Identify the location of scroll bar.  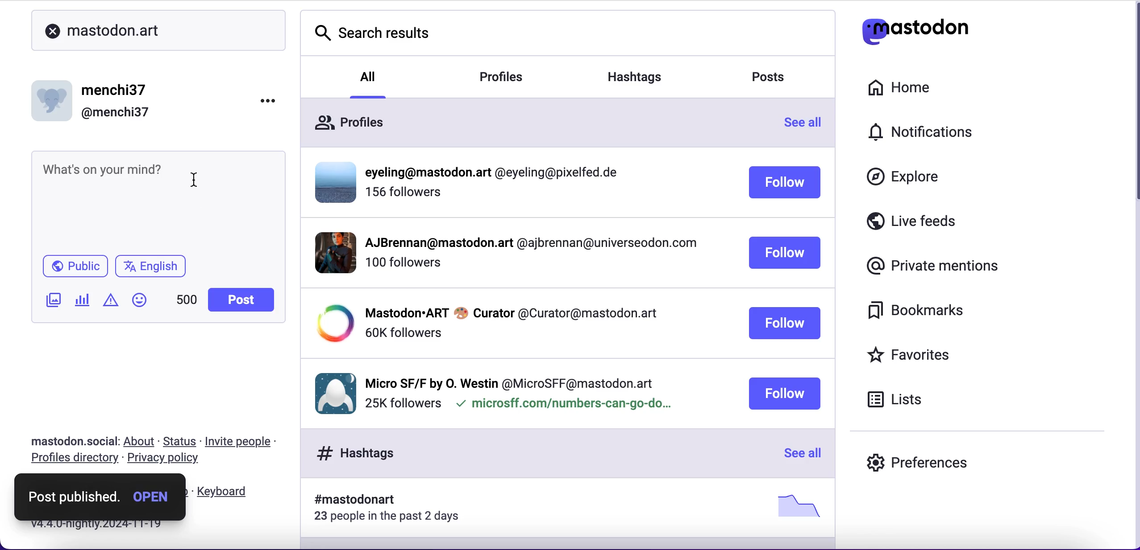
(1132, 107).